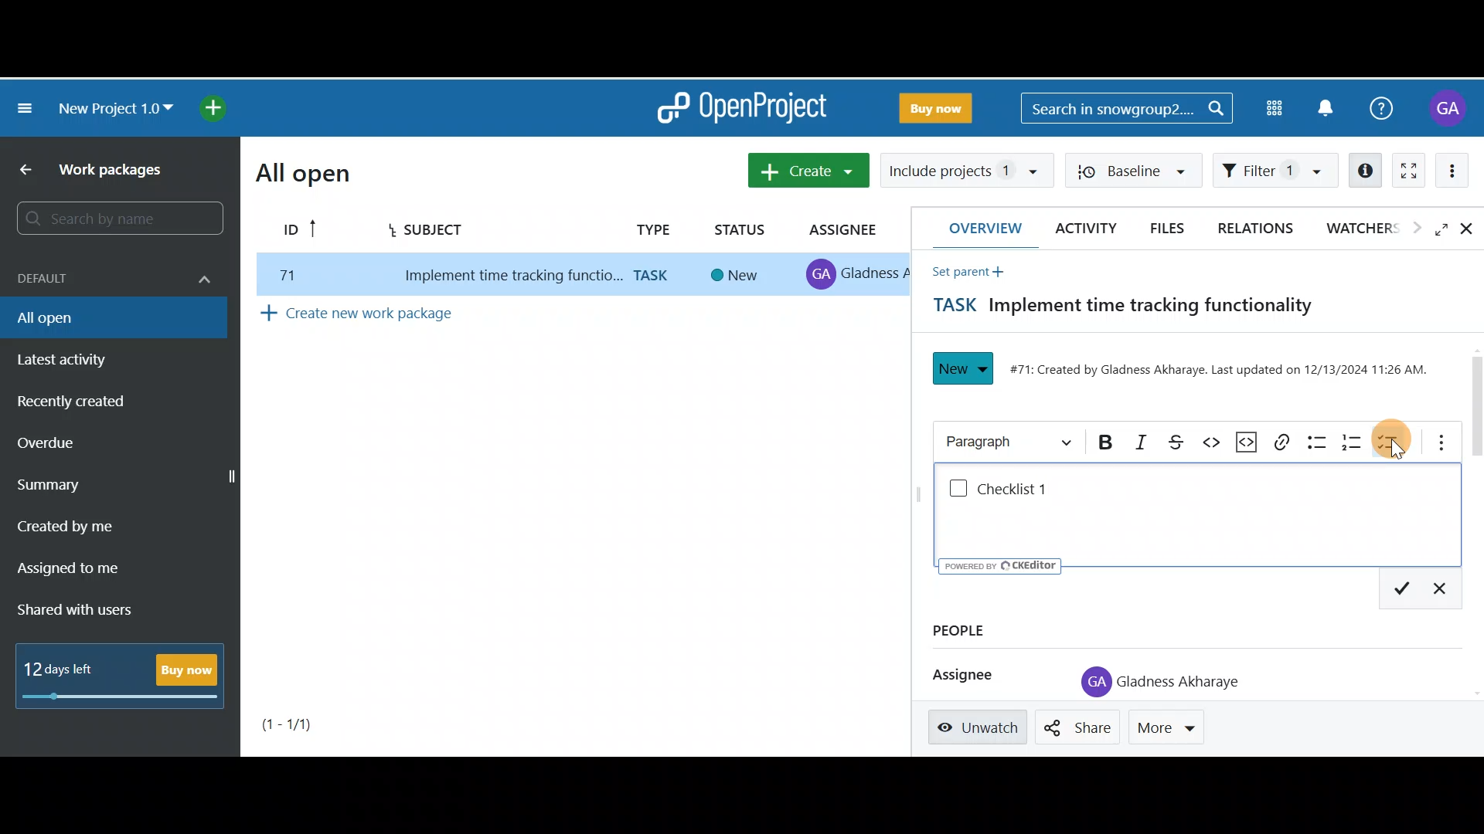 The height and width of the screenshot is (834, 1484). I want to click on gladness A, so click(876, 273).